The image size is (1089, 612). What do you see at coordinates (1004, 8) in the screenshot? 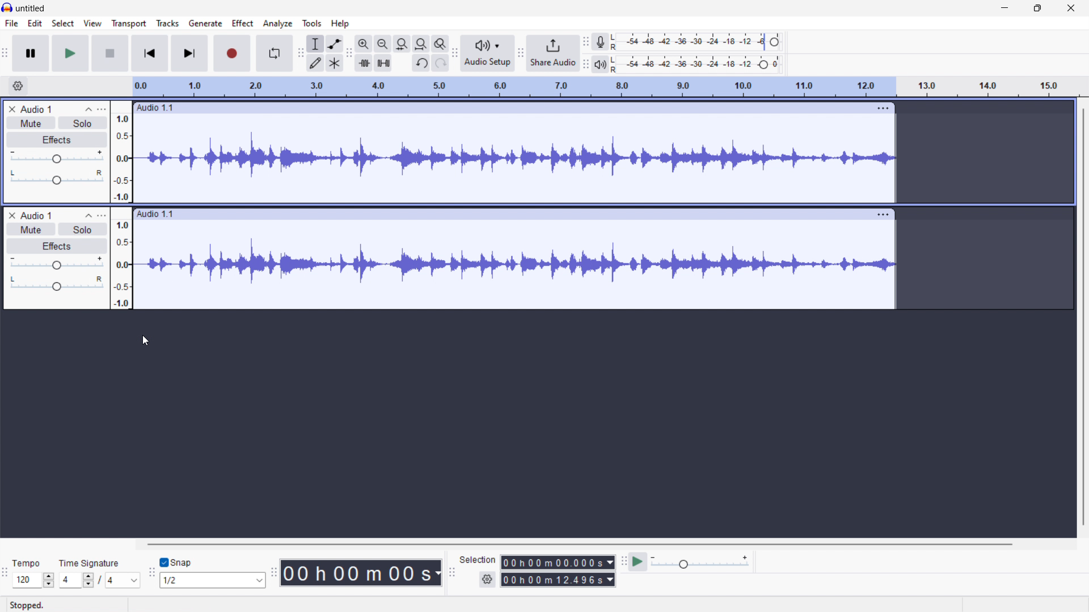
I see `minimize` at bounding box center [1004, 8].